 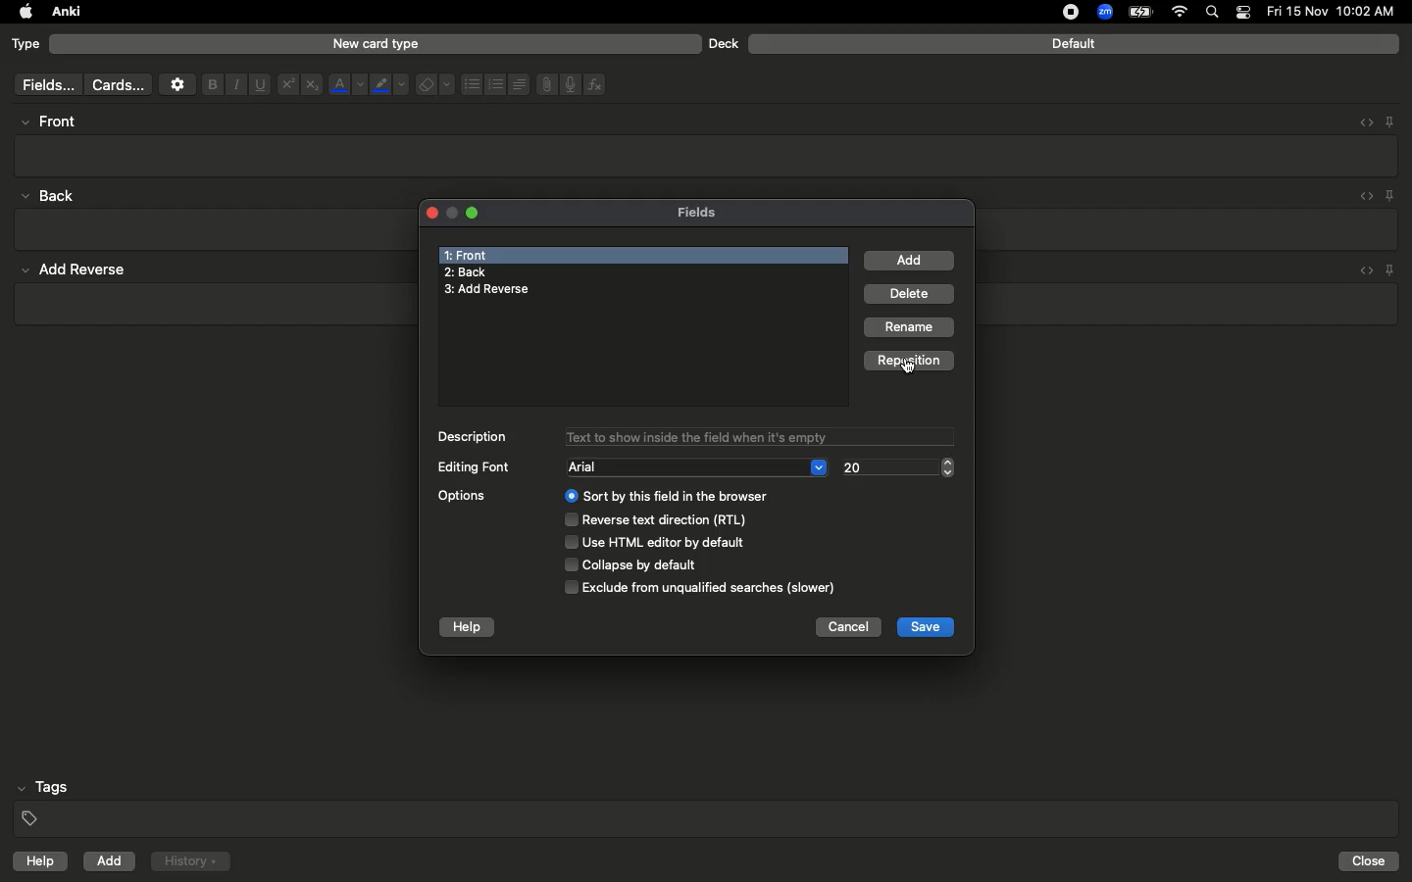 What do you see at coordinates (211, 83) in the screenshot?
I see `Bold` at bounding box center [211, 83].